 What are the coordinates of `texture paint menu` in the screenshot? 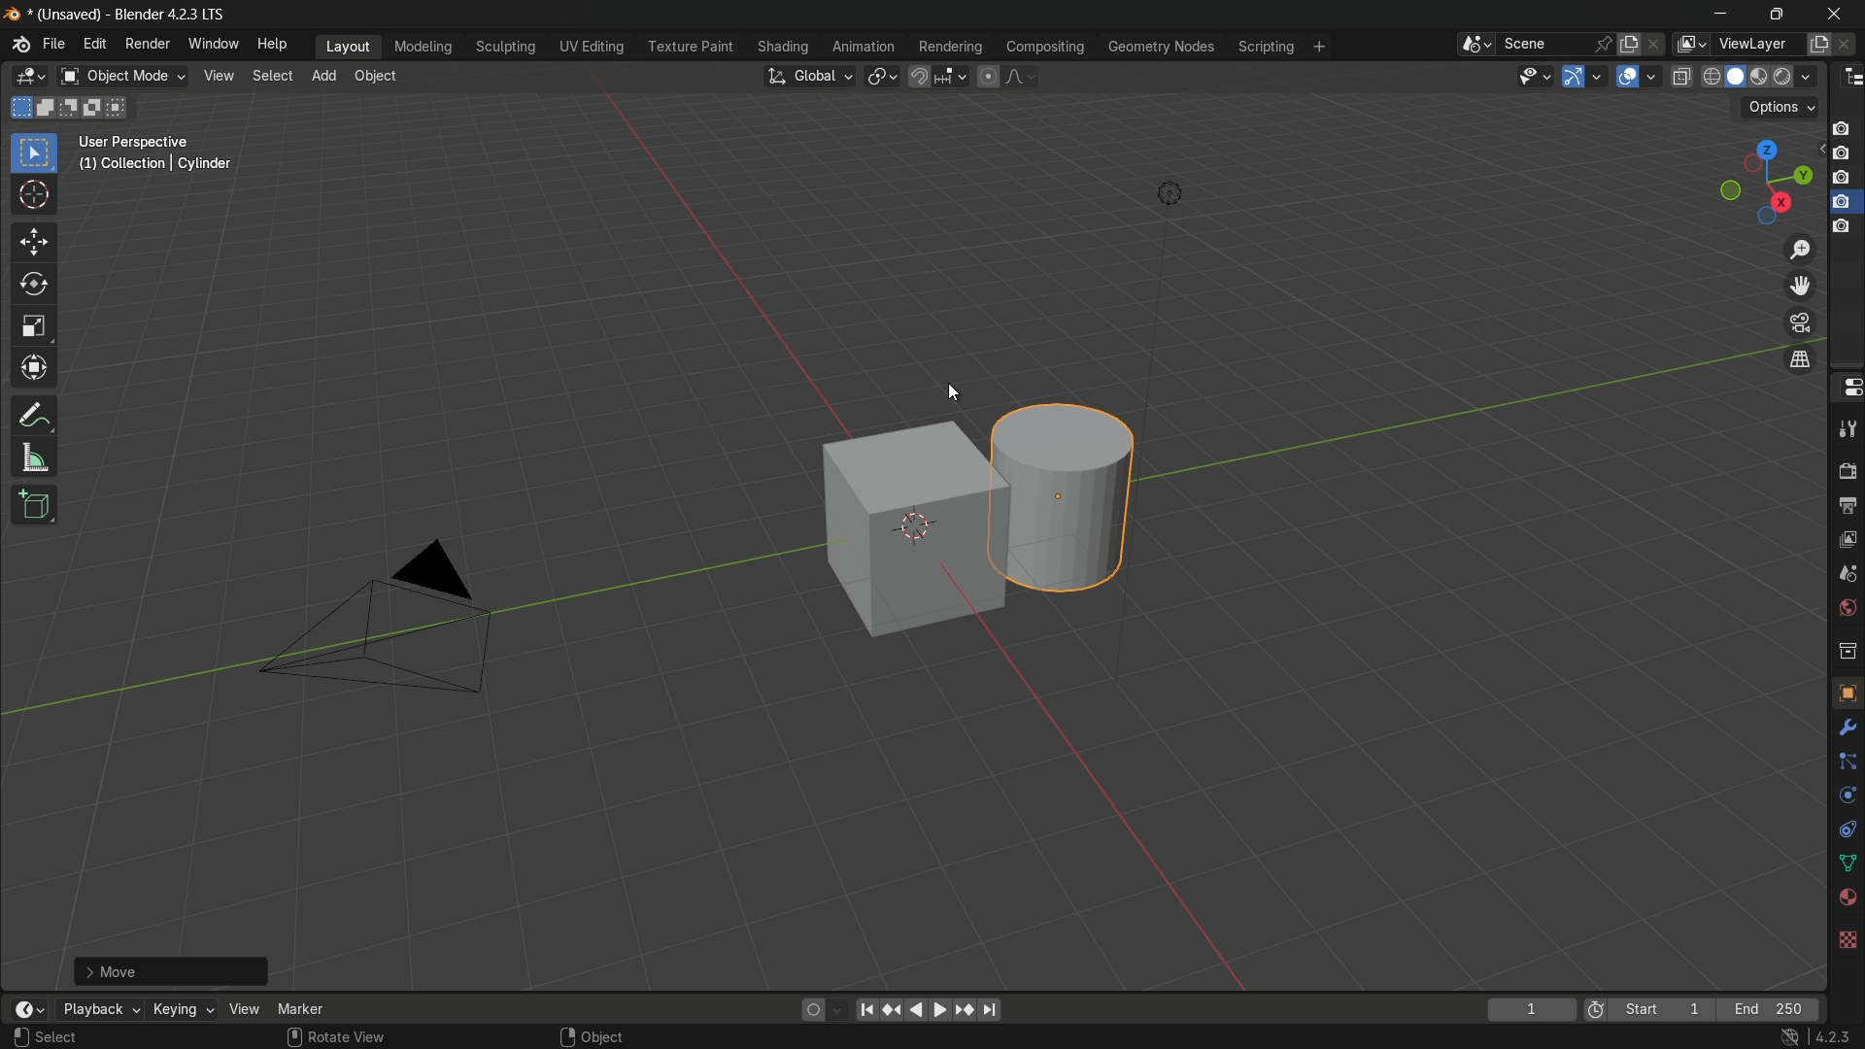 It's located at (692, 47).